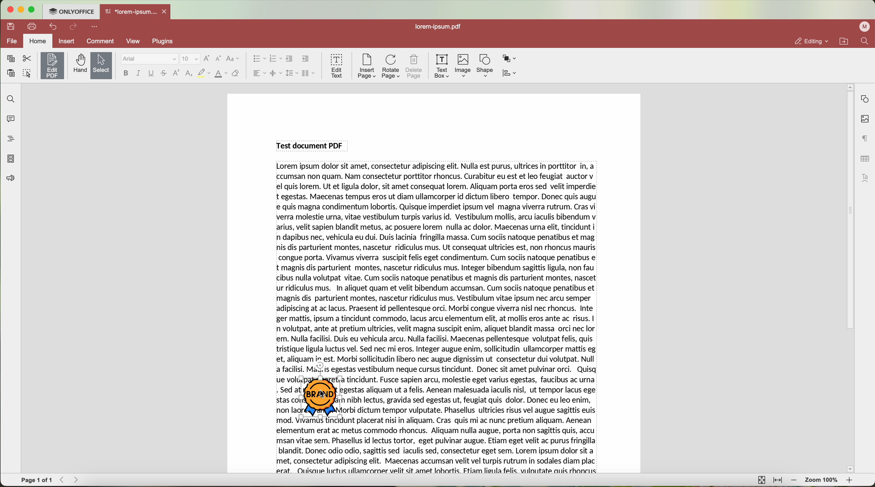 This screenshot has width=875, height=487. What do you see at coordinates (258, 73) in the screenshot?
I see `horizontal align` at bounding box center [258, 73].